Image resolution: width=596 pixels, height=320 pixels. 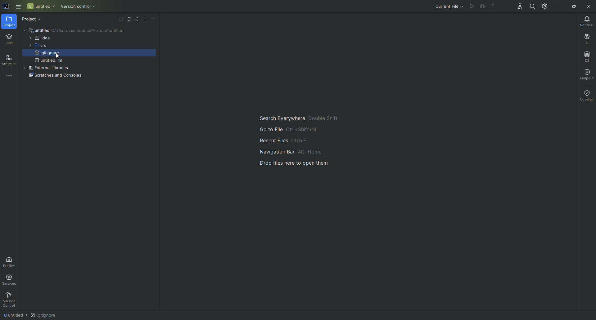 I want to click on Version control, so click(x=79, y=6).